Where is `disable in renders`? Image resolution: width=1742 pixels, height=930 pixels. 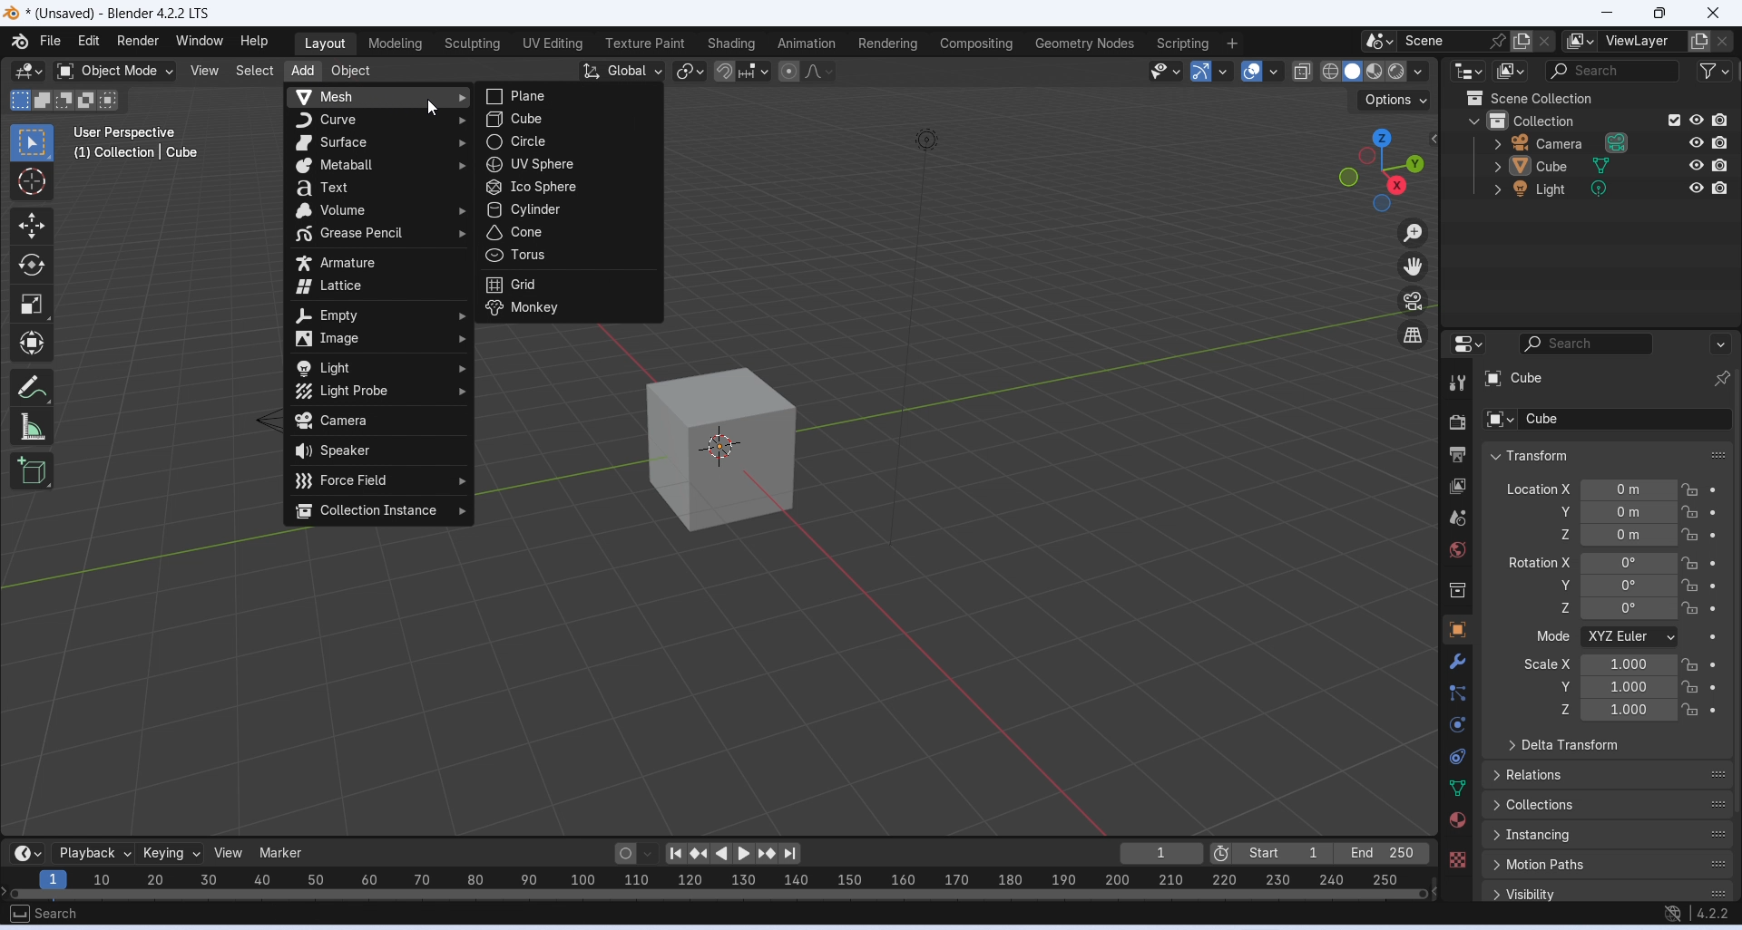 disable in renders is located at coordinates (1719, 165).